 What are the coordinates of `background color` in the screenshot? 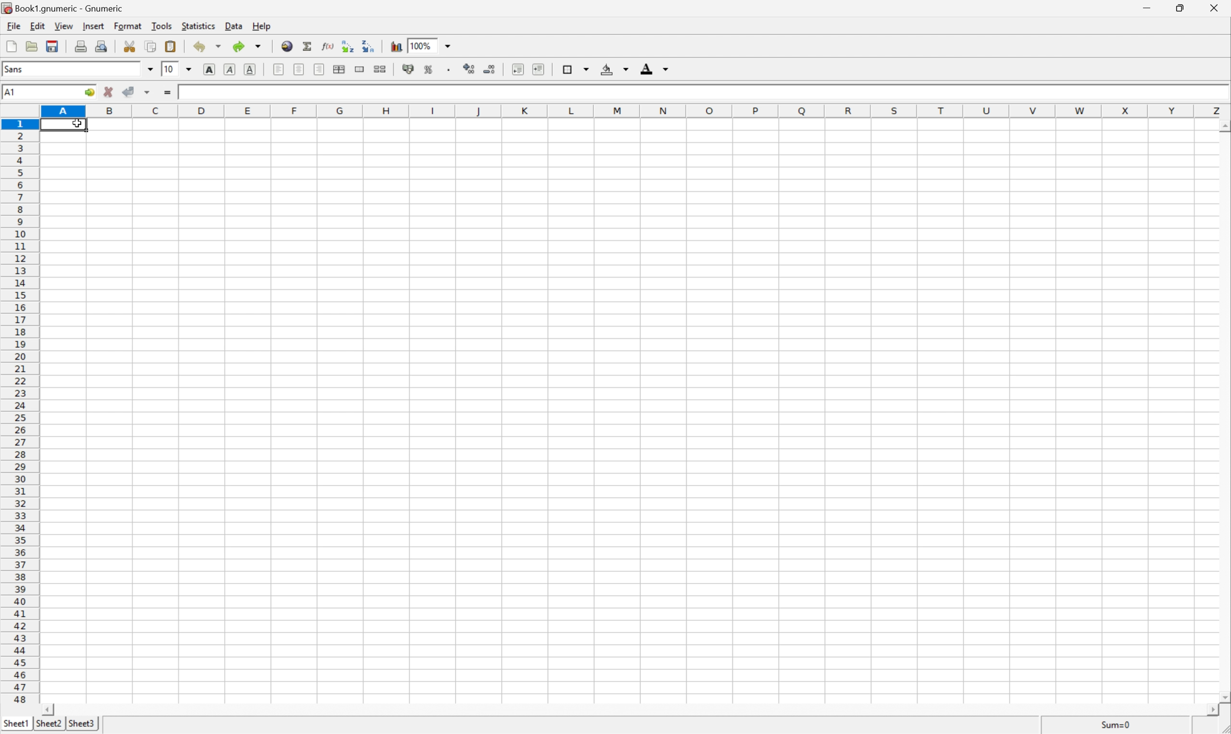 It's located at (616, 68).